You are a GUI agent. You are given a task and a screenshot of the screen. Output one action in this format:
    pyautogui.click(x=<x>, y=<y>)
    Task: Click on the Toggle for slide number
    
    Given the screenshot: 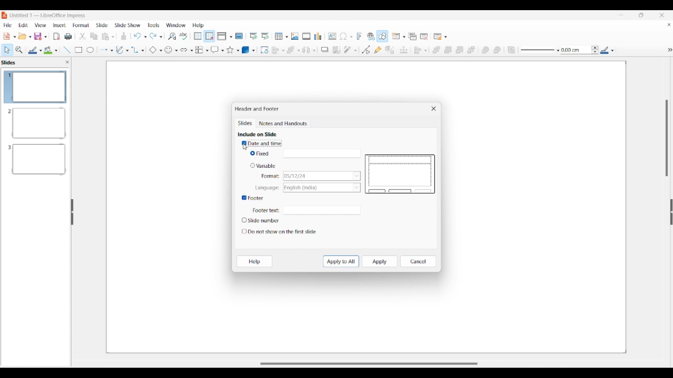 What is the action you would take?
    pyautogui.click(x=263, y=220)
    